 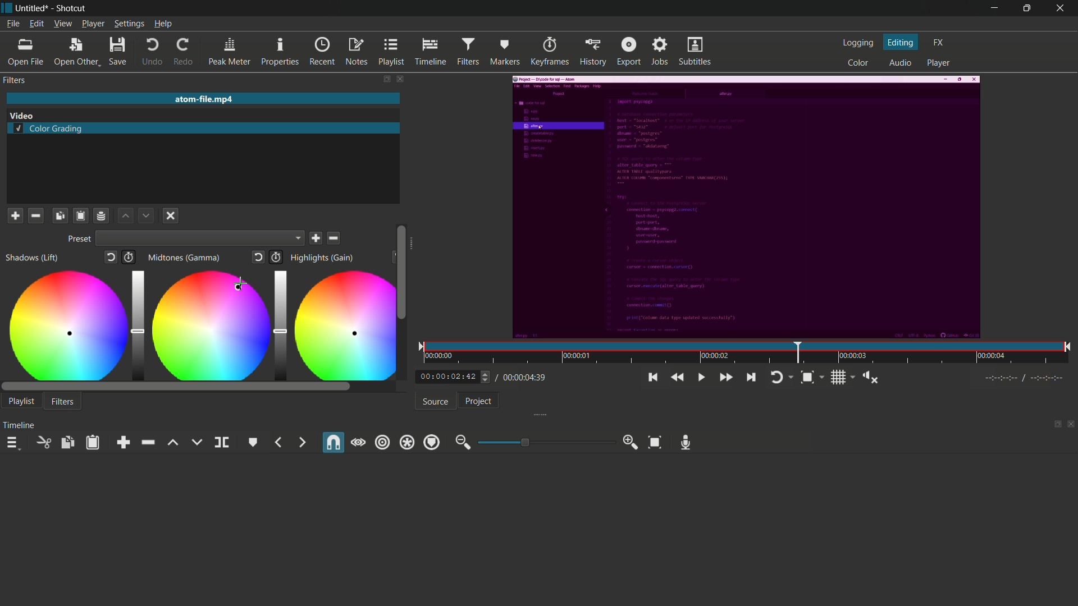 What do you see at coordinates (332, 443) in the screenshot?
I see `snap` at bounding box center [332, 443].